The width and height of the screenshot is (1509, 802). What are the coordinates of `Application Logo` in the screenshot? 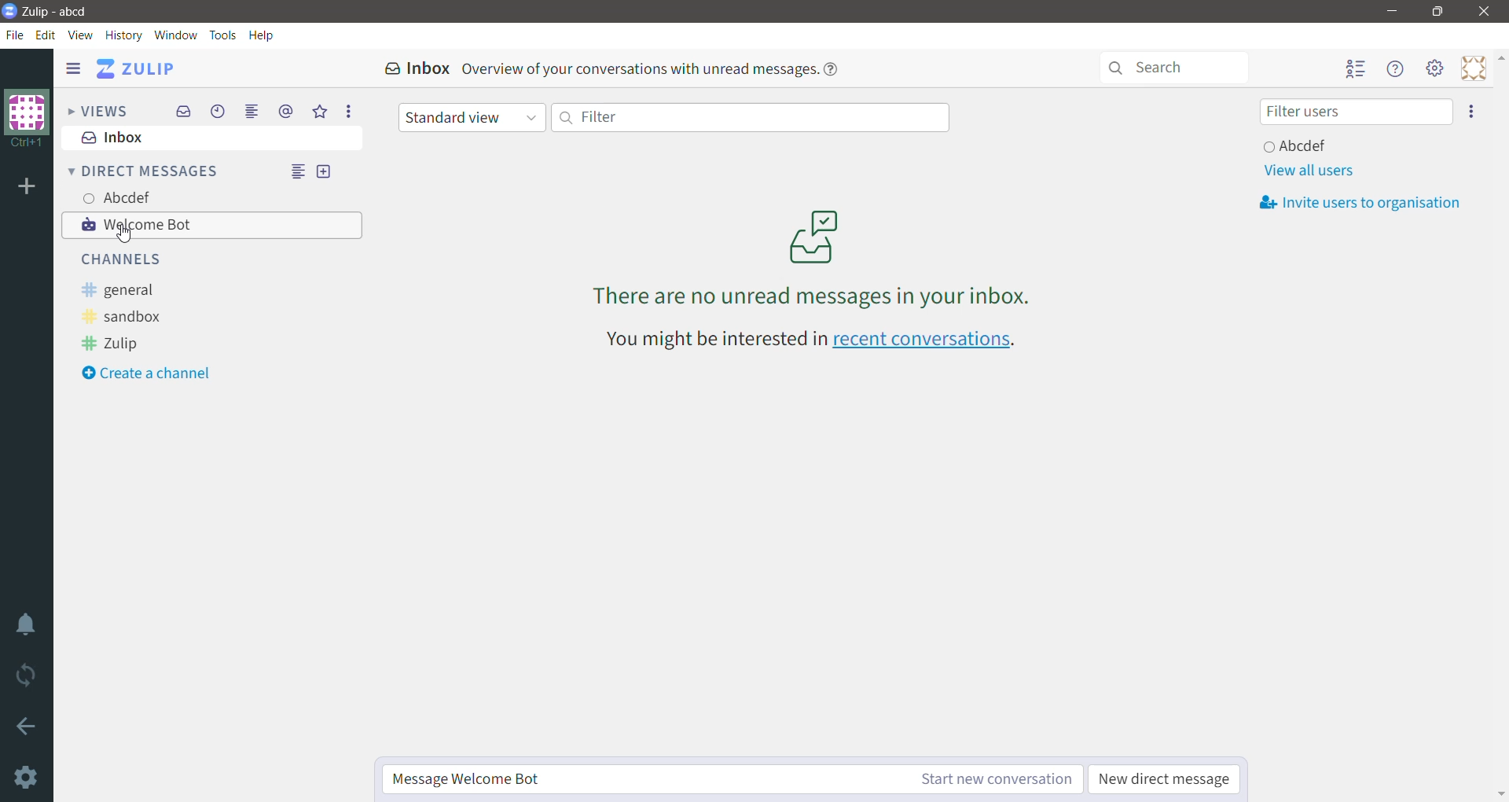 It's located at (9, 12).